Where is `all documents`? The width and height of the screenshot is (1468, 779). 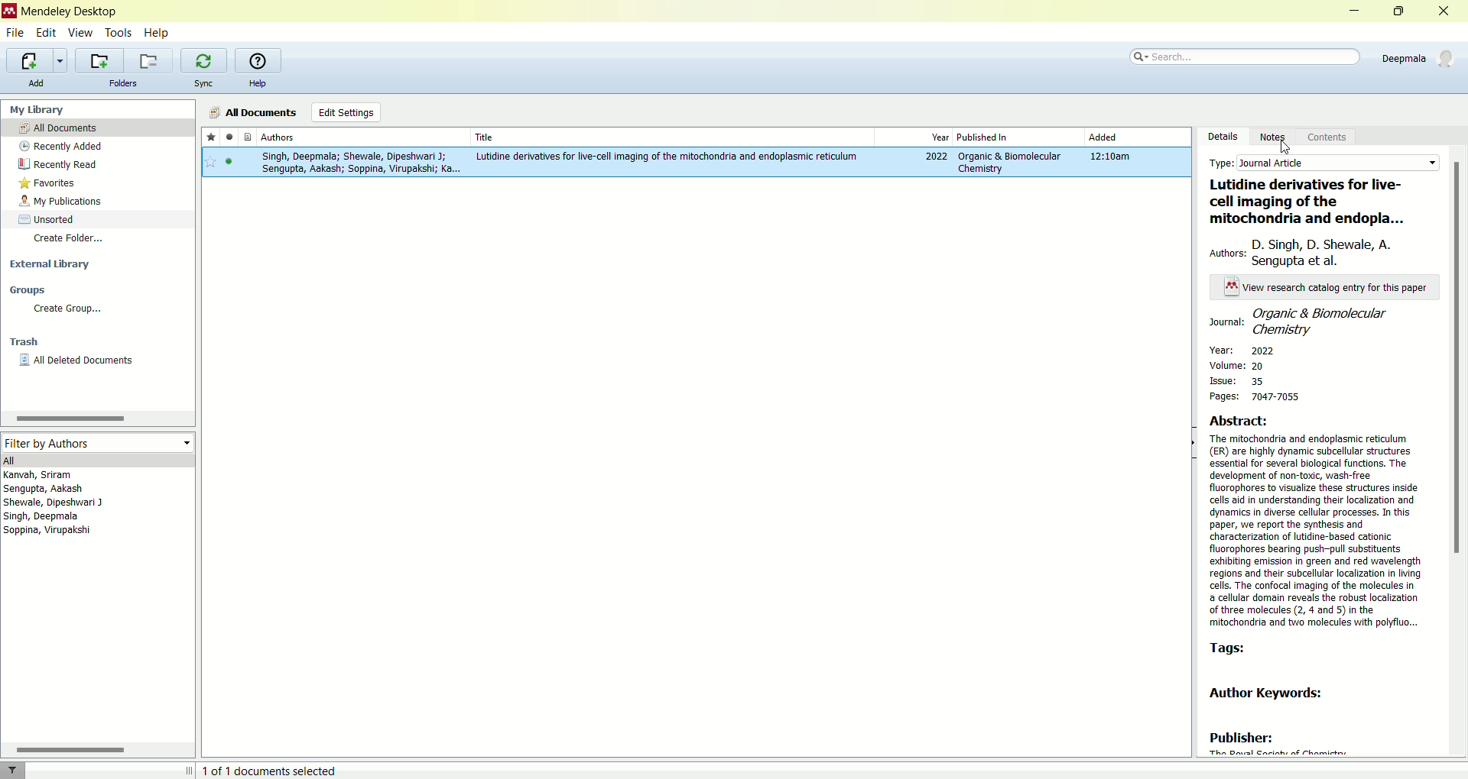 all documents is located at coordinates (97, 127).